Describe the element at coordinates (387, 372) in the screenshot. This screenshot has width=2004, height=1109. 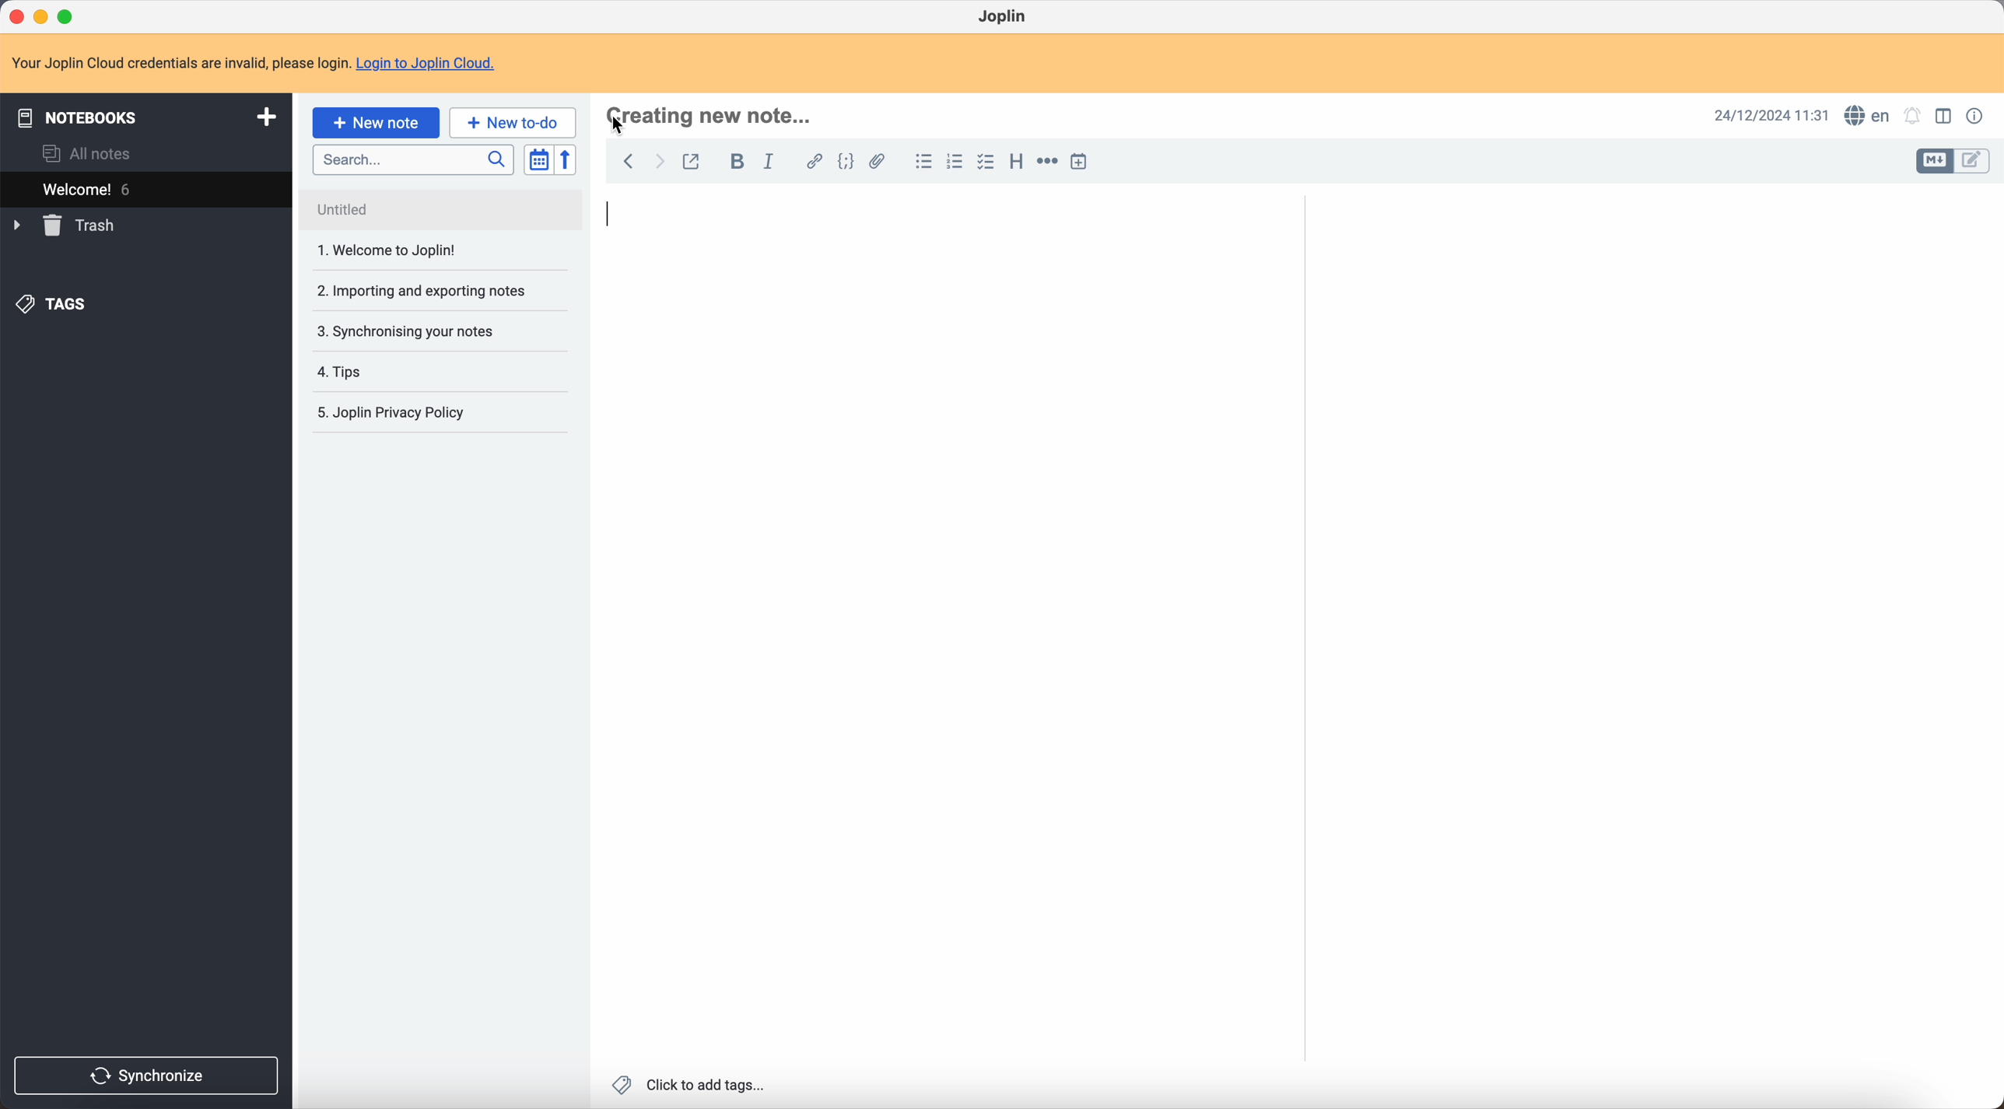
I see `4. Tips` at that location.